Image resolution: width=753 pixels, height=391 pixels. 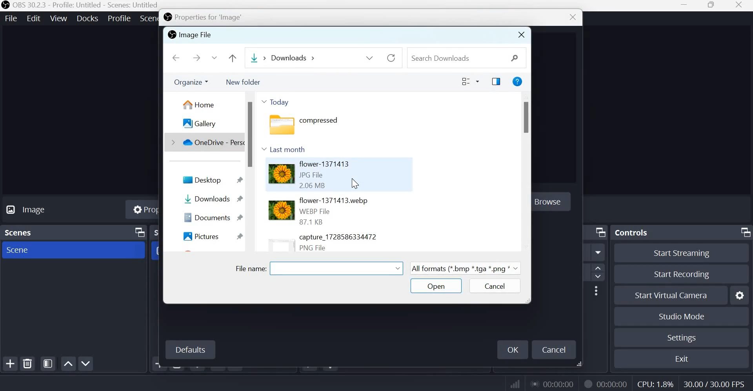 What do you see at coordinates (190, 80) in the screenshot?
I see `organize` at bounding box center [190, 80].